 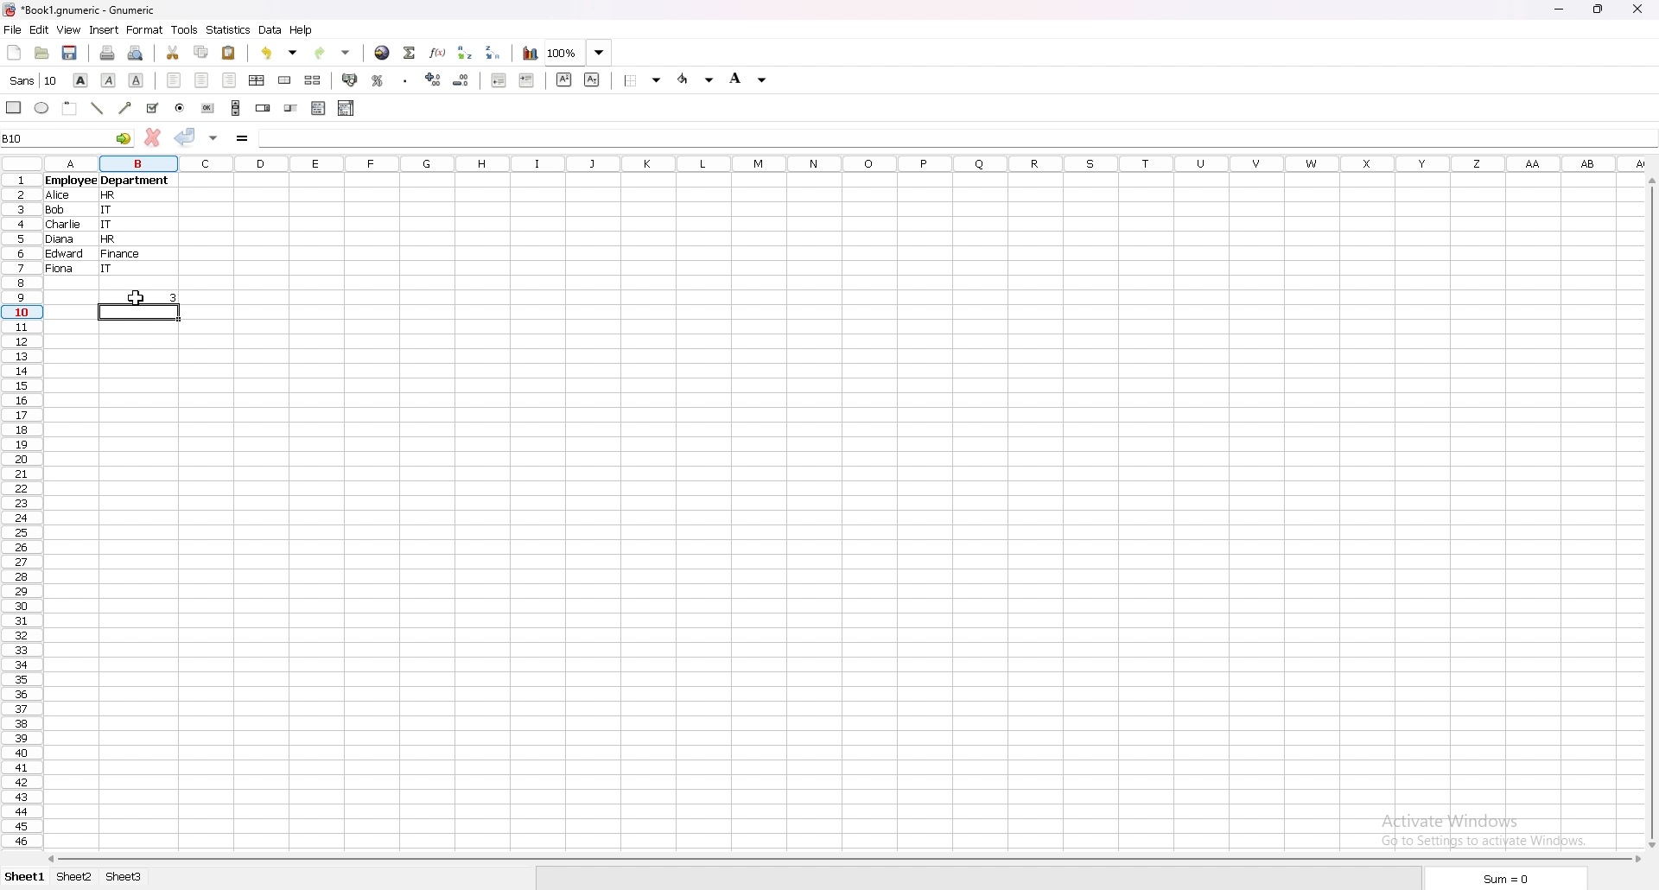 I want to click on accept changes, so click(x=186, y=137).